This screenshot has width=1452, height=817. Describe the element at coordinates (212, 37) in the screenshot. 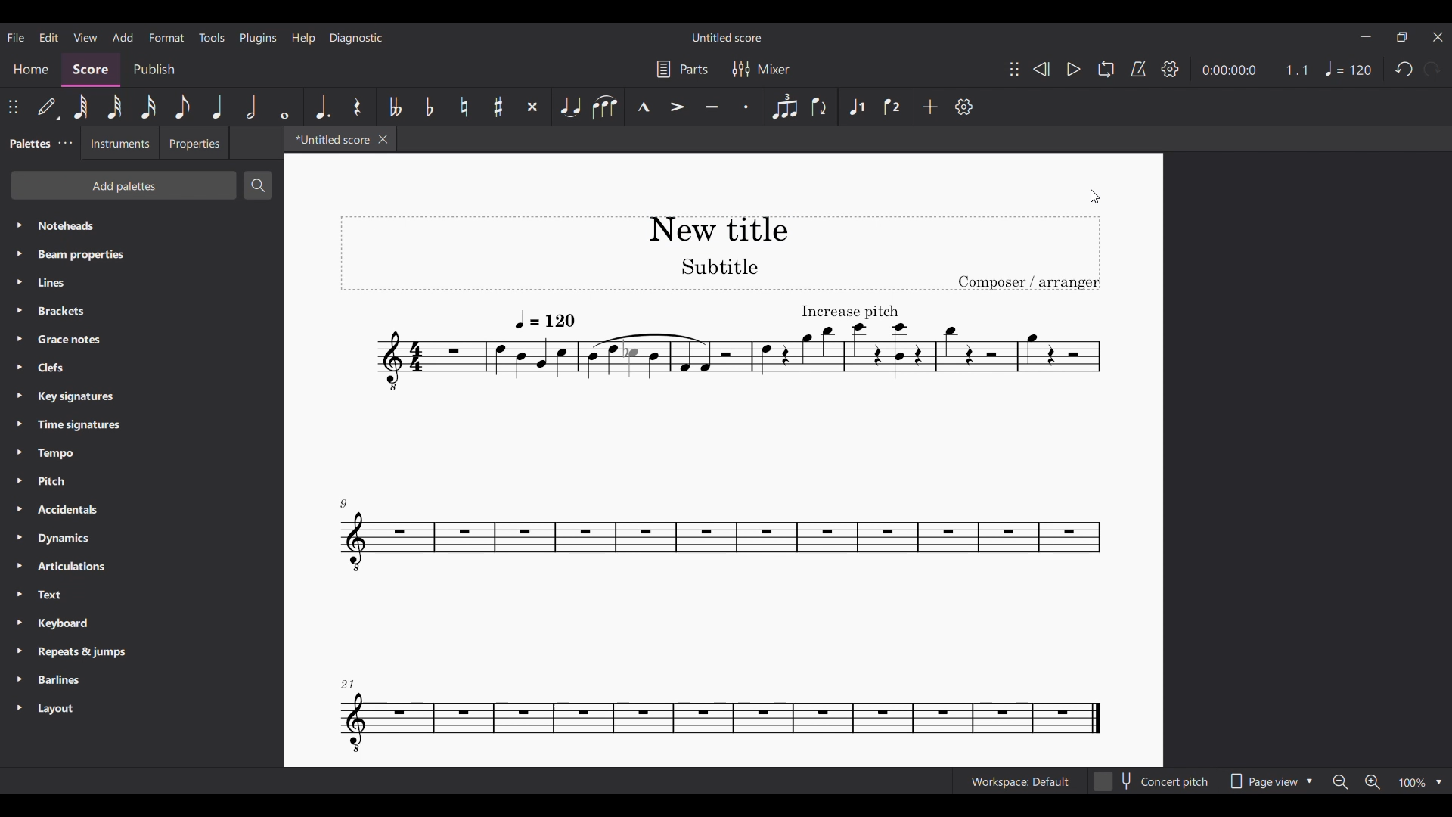

I see `Tools menu` at that location.